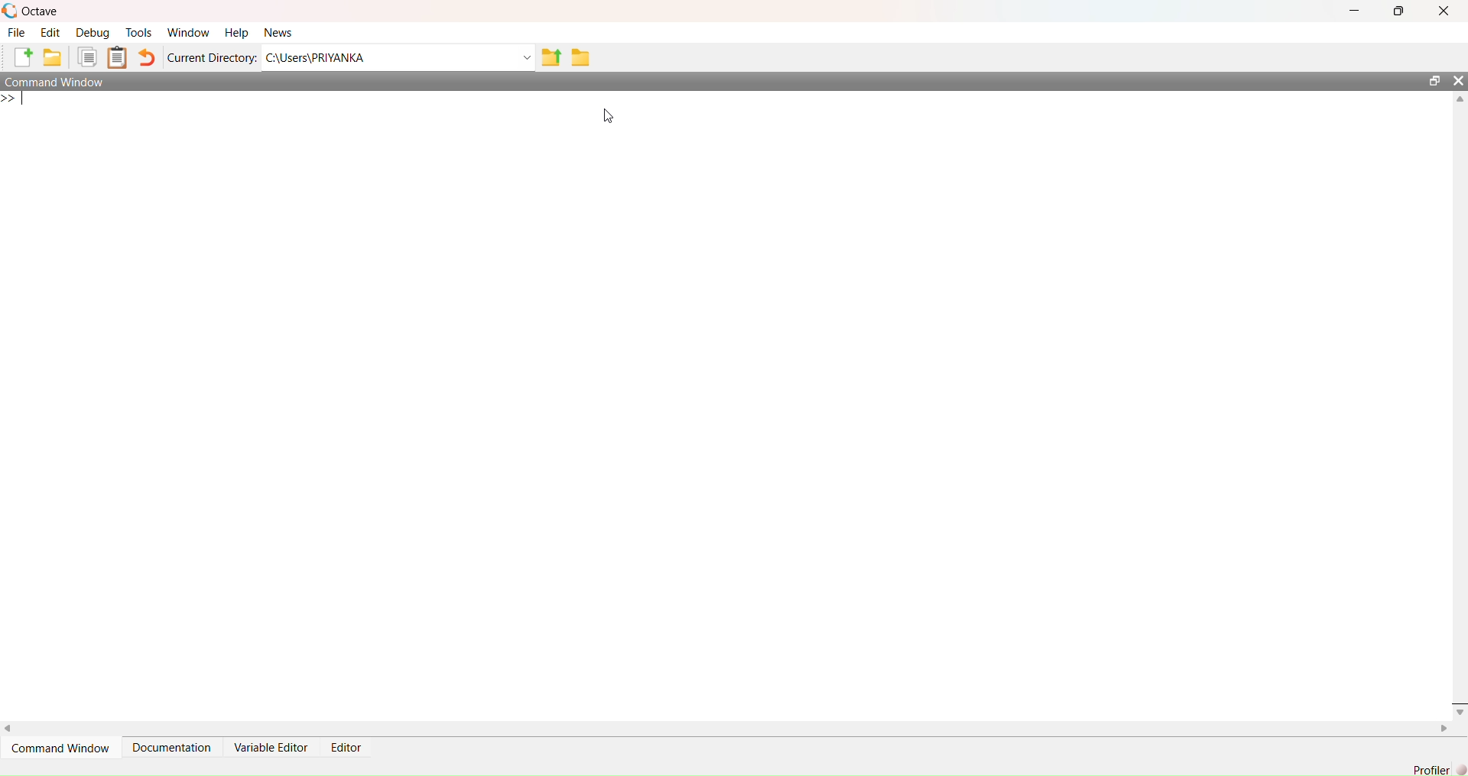 Image resolution: width=1468 pixels, height=776 pixels. What do you see at coordinates (583, 57) in the screenshot?
I see `Browse directories` at bounding box center [583, 57].